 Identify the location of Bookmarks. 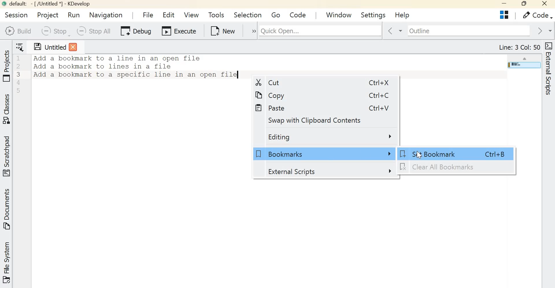
(323, 154).